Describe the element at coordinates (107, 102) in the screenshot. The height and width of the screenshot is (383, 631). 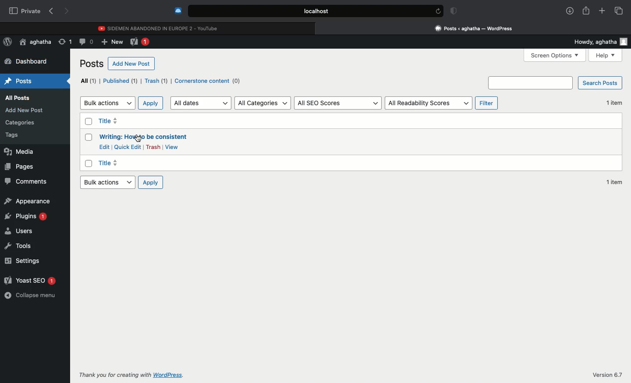
I see `Bulk actions` at that location.